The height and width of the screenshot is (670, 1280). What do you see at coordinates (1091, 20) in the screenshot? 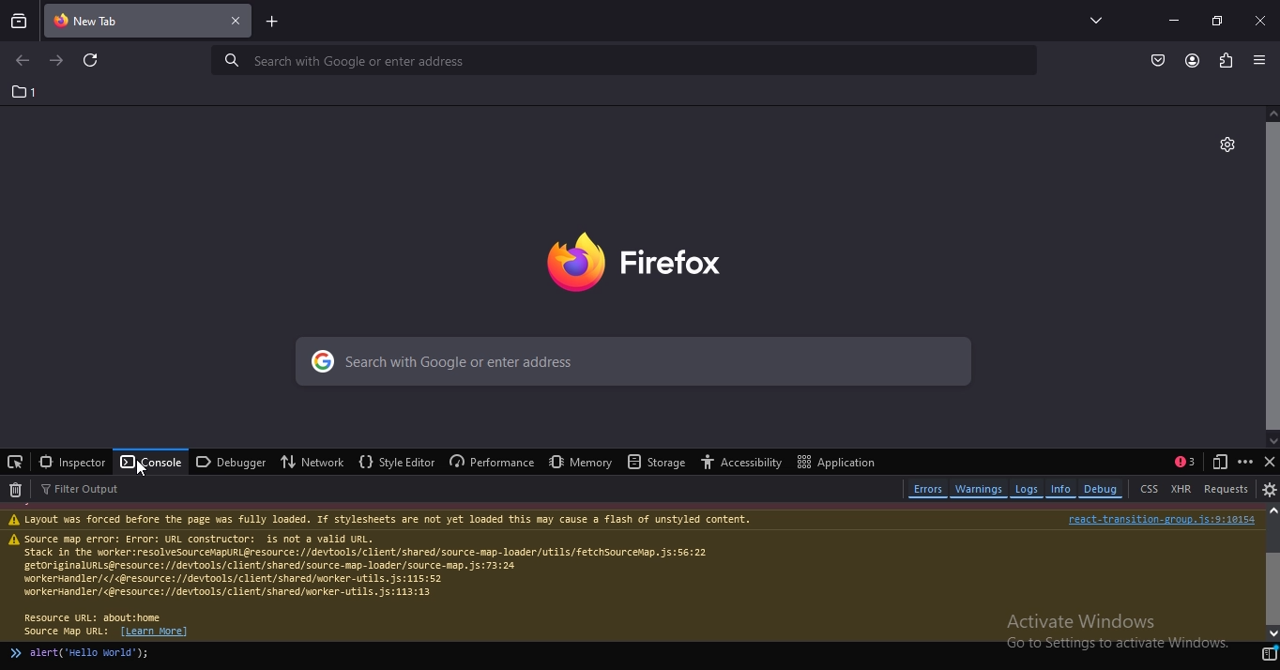
I see `list all tabs` at bounding box center [1091, 20].